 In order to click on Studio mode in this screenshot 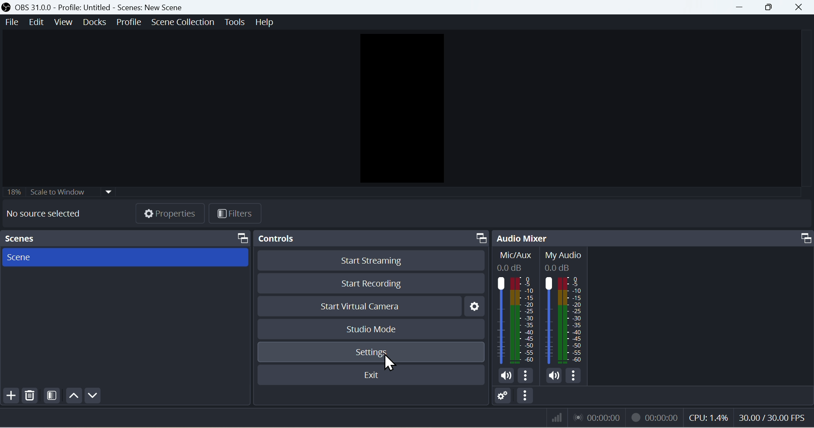, I will do `click(381, 328)`.